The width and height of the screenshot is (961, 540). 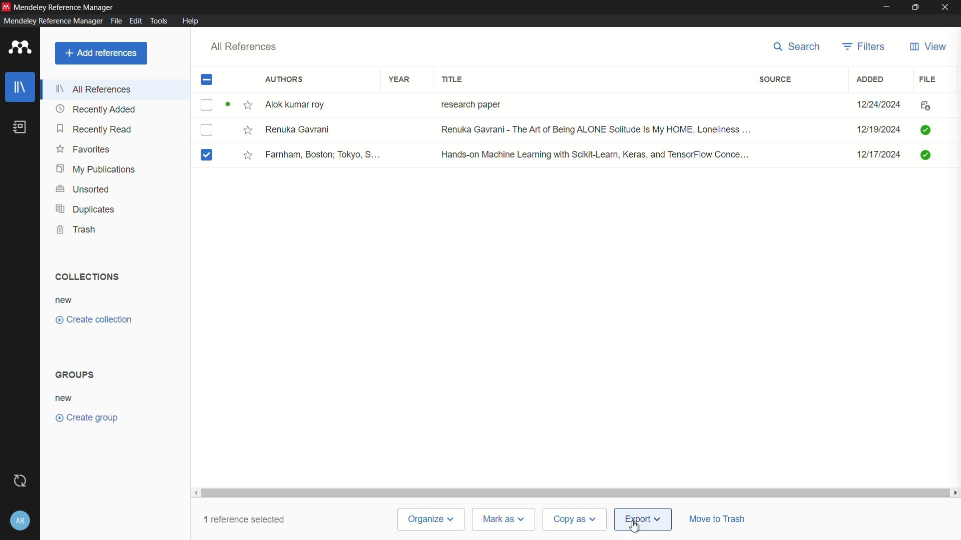 I want to click on close app, so click(x=947, y=7).